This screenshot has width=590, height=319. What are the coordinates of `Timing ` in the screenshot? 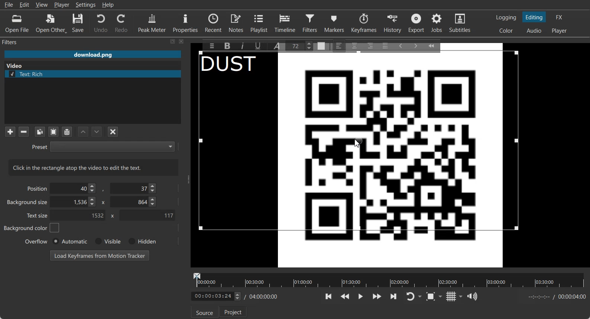 It's located at (262, 296).